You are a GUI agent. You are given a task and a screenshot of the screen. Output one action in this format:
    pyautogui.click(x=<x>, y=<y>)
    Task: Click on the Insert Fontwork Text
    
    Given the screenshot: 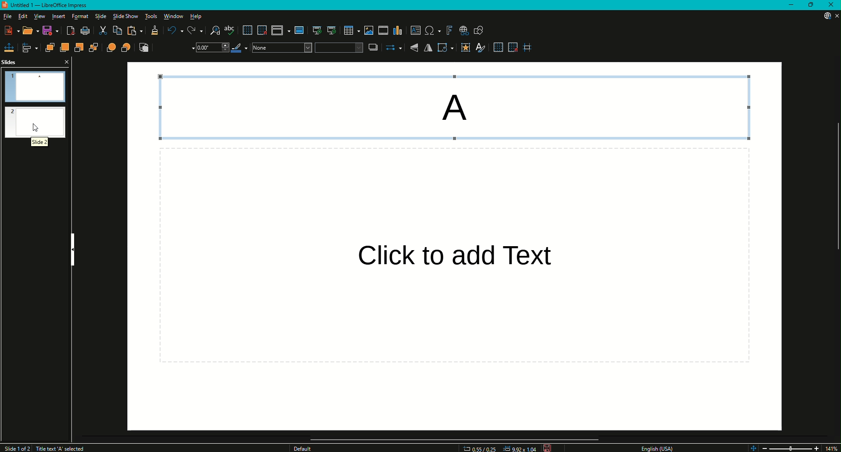 What is the action you would take?
    pyautogui.click(x=449, y=30)
    